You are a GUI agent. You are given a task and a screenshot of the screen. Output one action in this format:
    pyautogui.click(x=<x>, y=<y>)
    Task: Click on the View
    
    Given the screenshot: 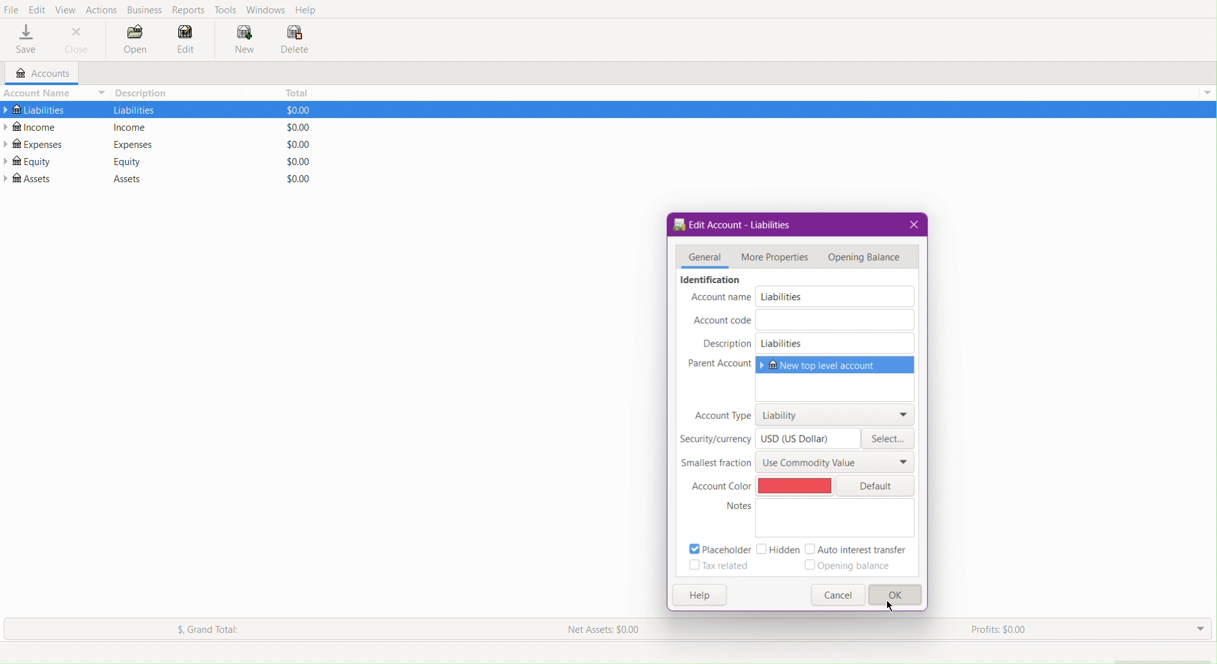 What is the action you would take?
    pyautogui.click(x=67, y=8)
    